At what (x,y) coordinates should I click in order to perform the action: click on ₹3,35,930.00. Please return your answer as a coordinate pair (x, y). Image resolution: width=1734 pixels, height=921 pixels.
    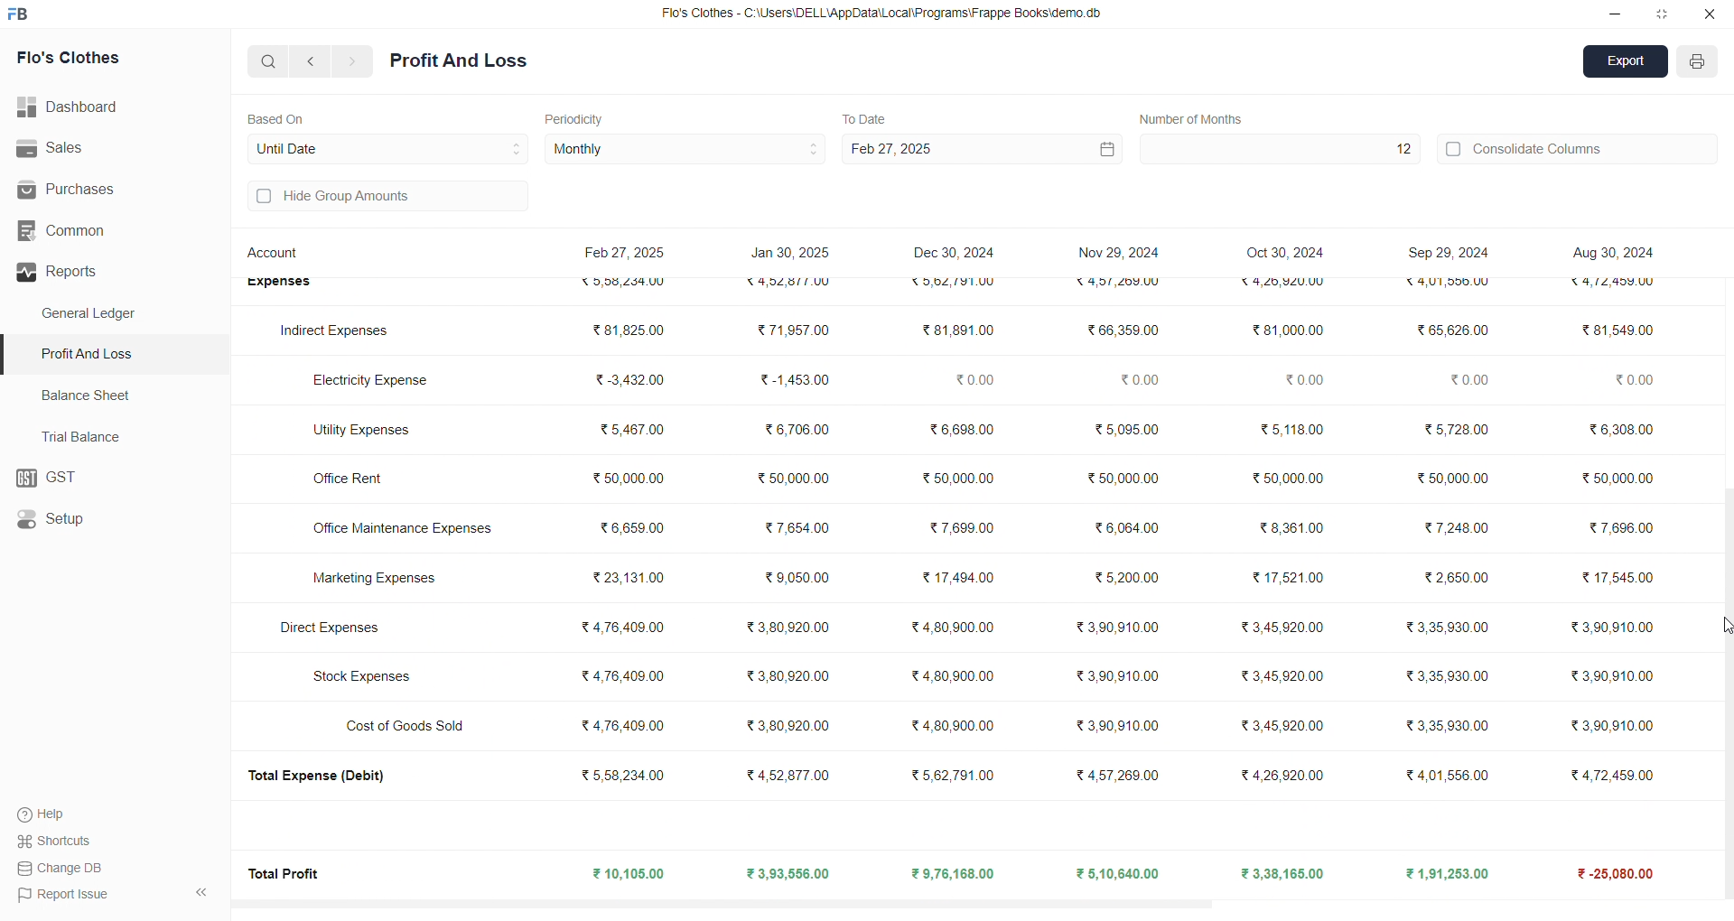
    Looking at the image, I should click on (1440, 627).